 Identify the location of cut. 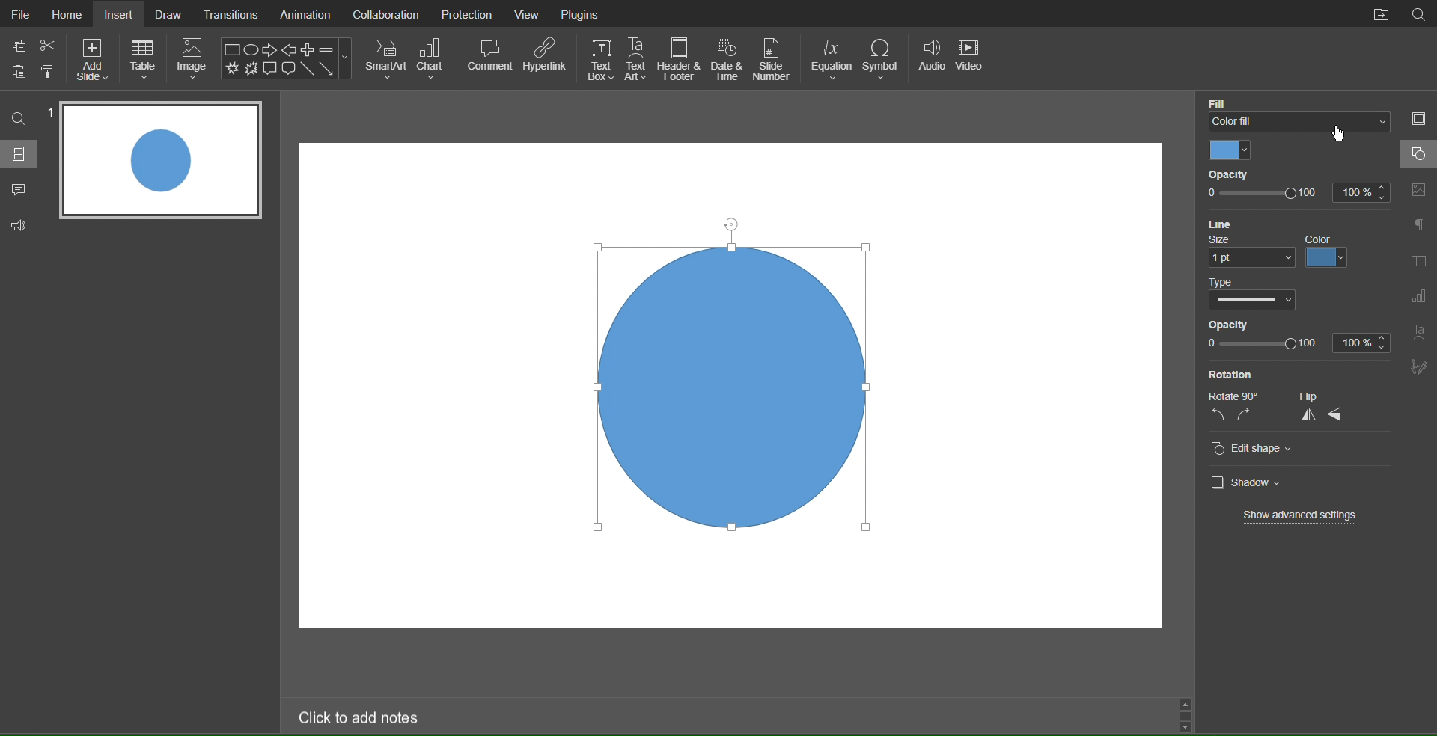
(45, 45).